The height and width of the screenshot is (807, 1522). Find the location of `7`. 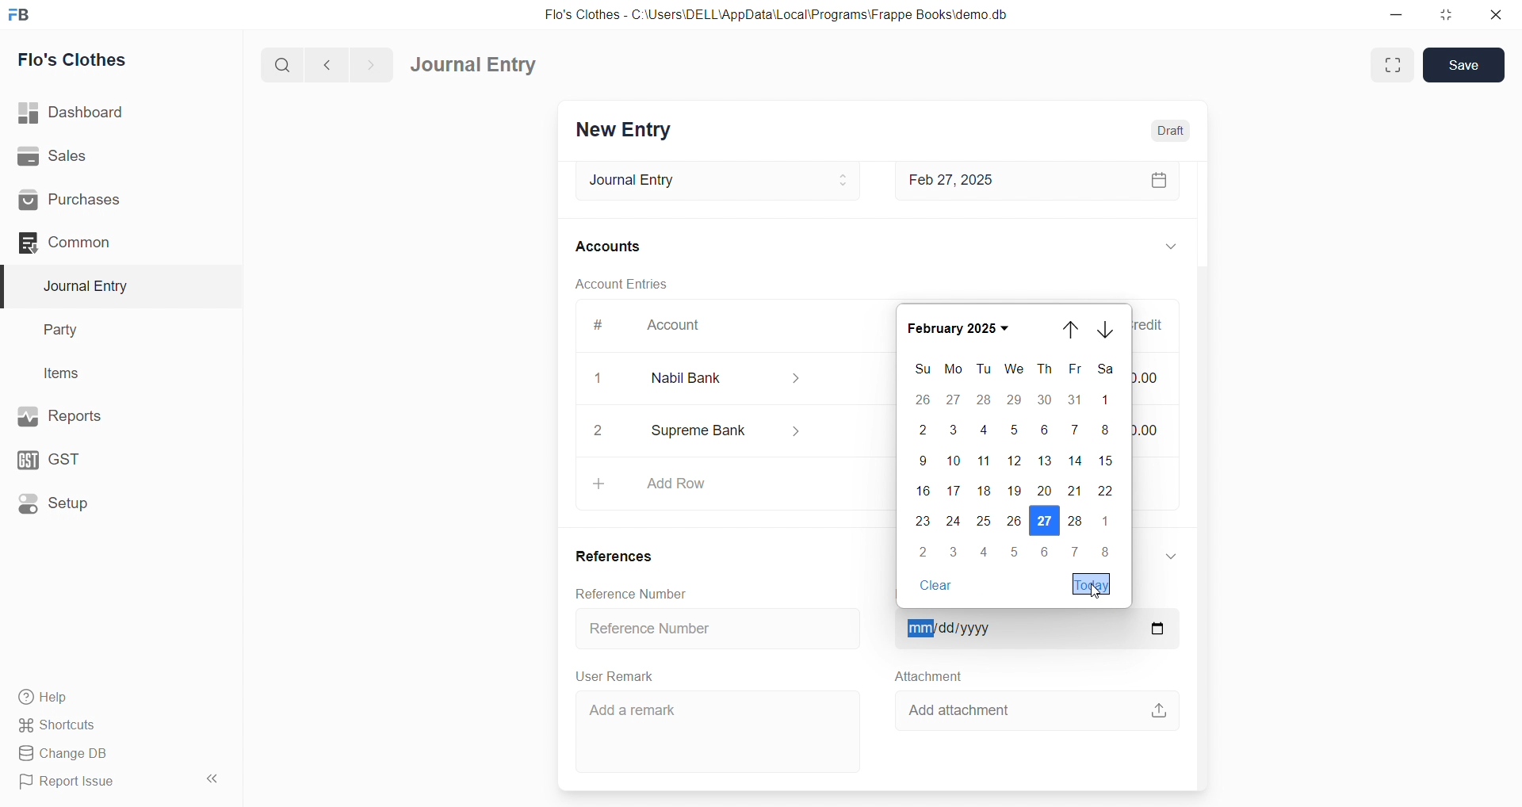

7 is located at coordinates (1078, 552).